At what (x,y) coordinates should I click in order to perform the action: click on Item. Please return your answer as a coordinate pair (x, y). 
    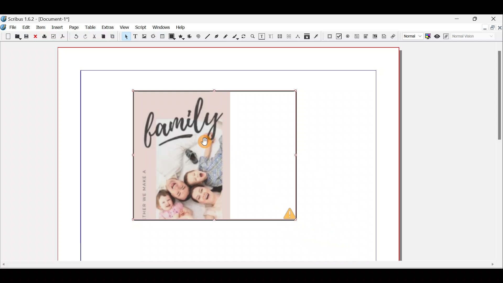
    Looking at the image, I should click on (40, 27).